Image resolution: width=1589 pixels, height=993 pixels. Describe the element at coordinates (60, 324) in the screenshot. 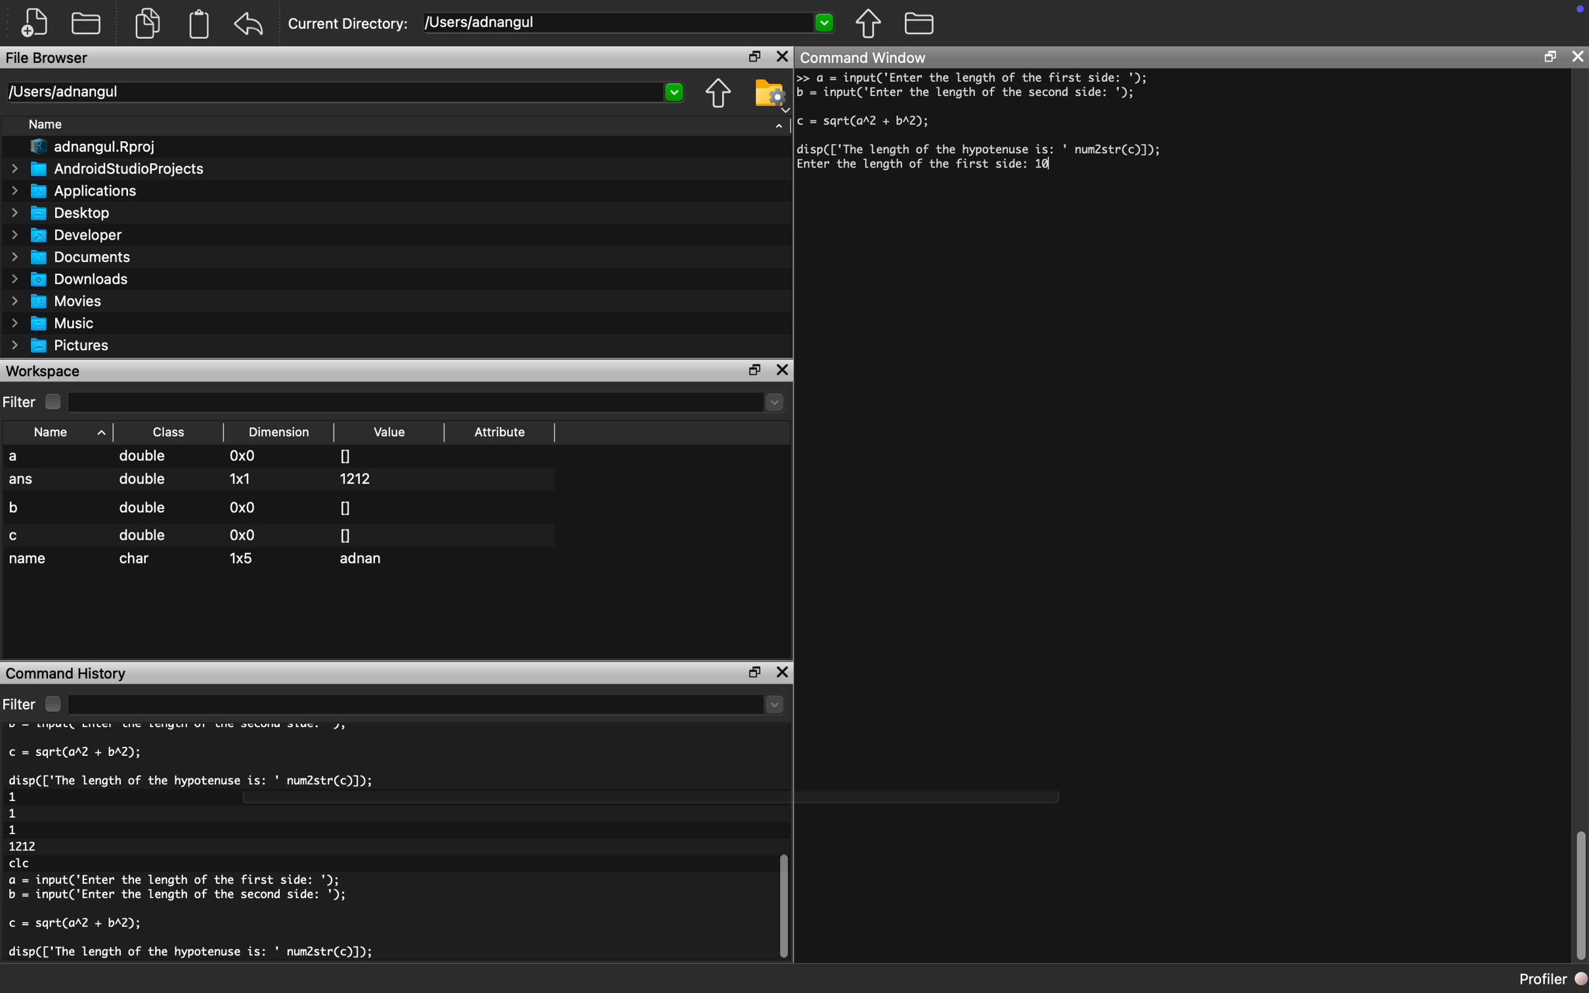

I see `Music` at that location.